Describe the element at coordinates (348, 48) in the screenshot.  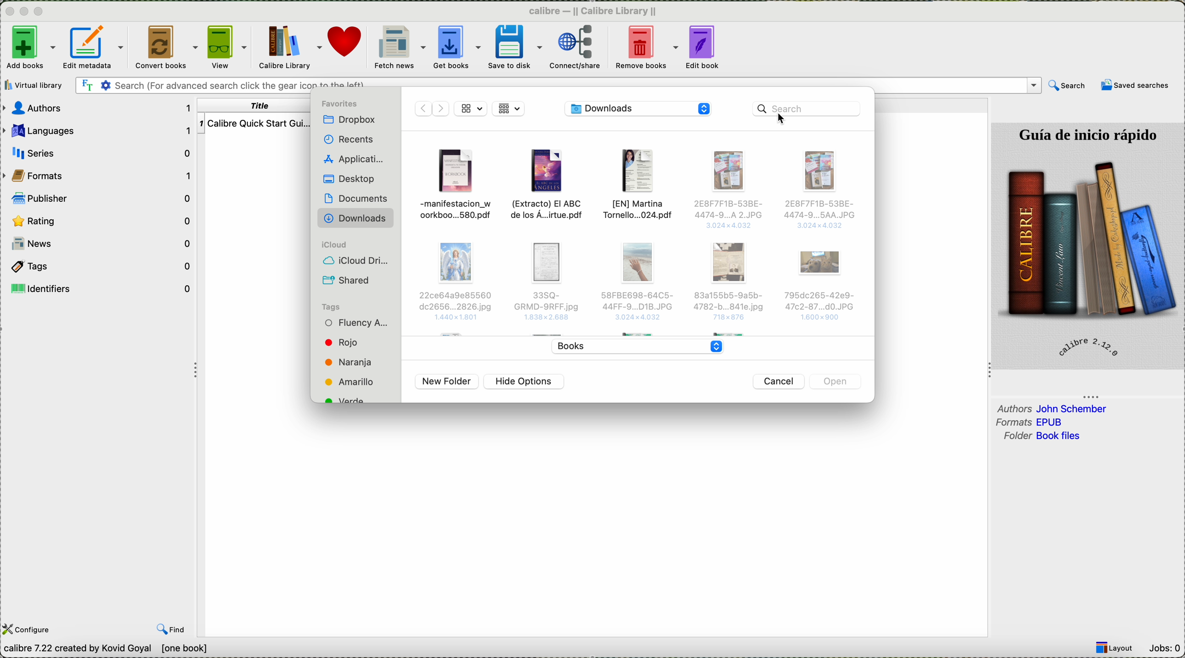
I see `donate` at that location.